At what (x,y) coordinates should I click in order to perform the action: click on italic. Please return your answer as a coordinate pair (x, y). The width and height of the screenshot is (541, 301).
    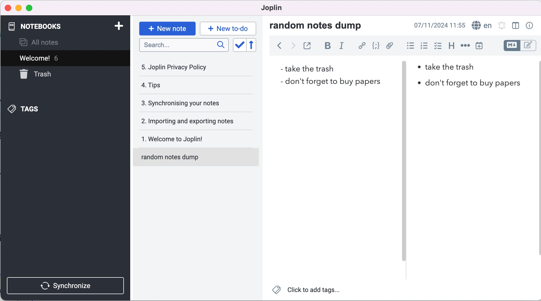
    Looking at the image, I should click on (342, 48).